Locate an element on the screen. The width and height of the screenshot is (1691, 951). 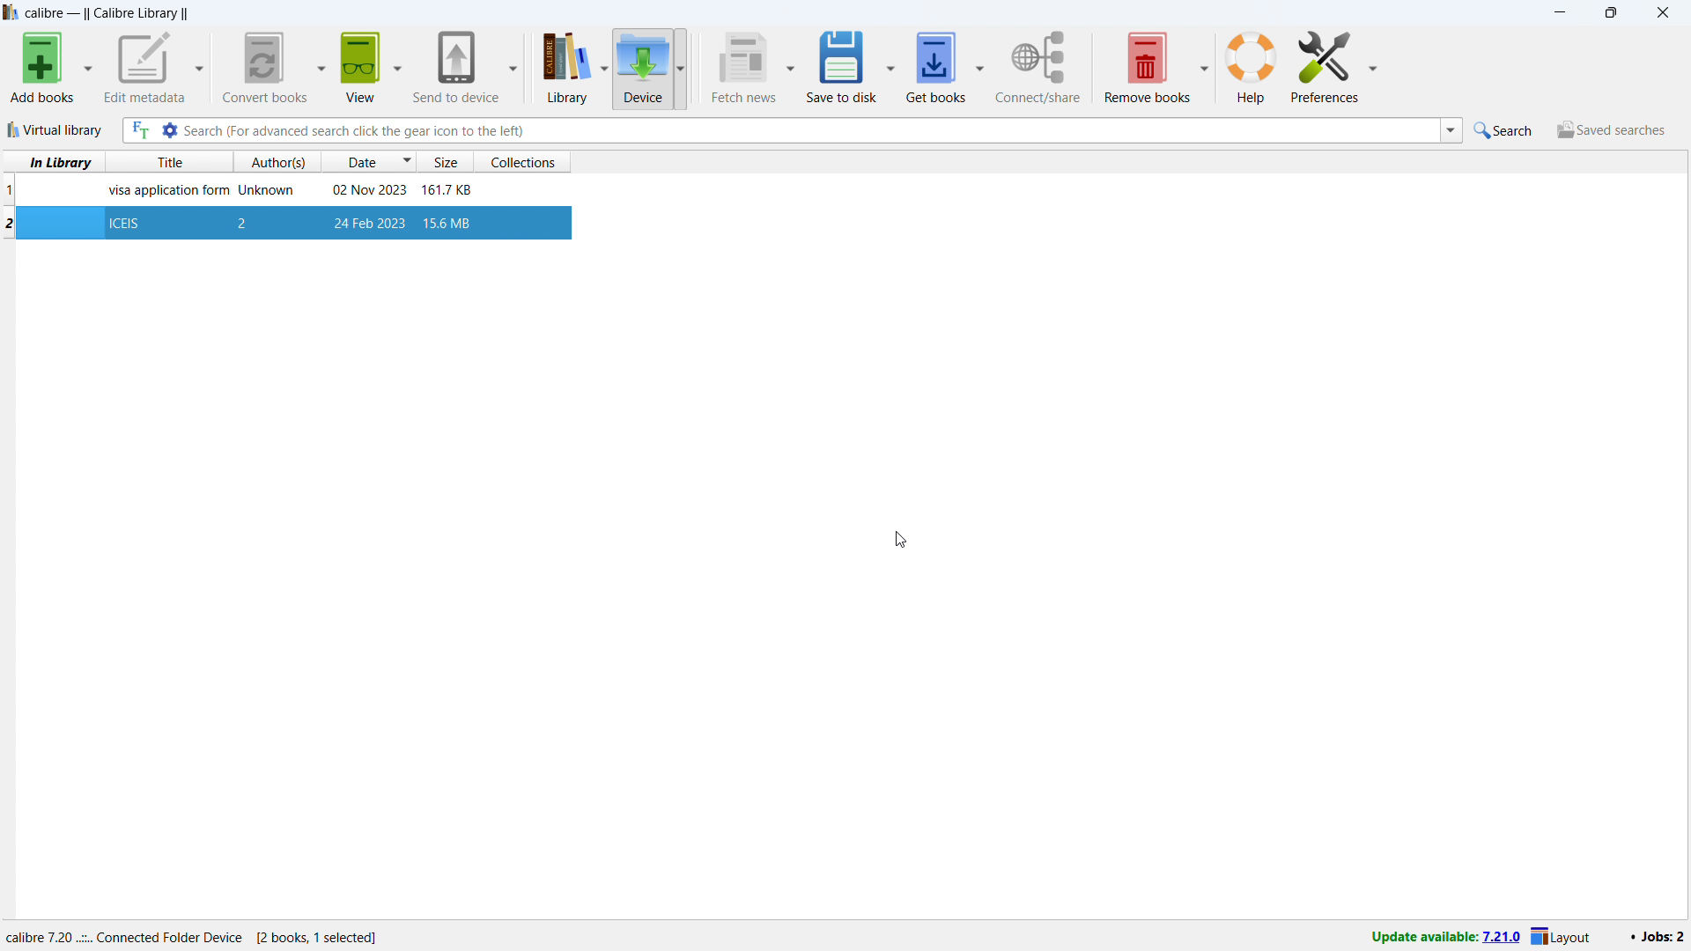
edit metadata is located at coordinates (144, 68).